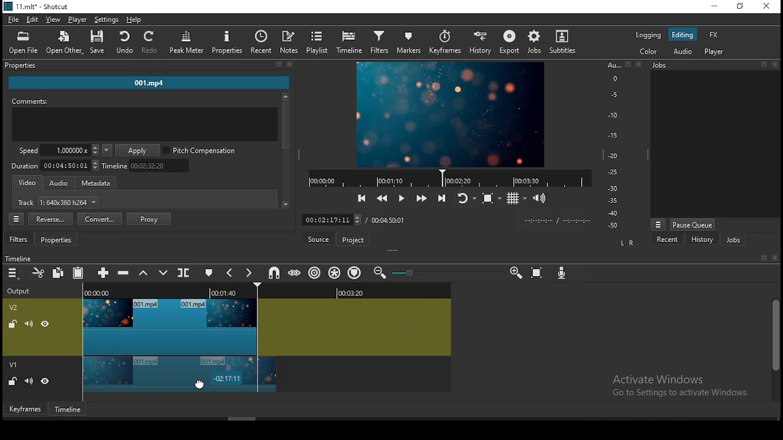 This screenshot has height=440, width=783. Describe the element at coordinates (150, 84) in the screenshot. I see `001.MP4` at that location.